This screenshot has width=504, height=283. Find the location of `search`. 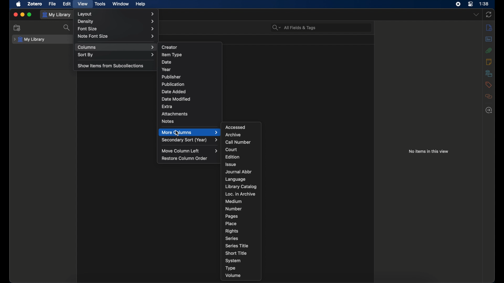

search is located at coordinates (67, 28).